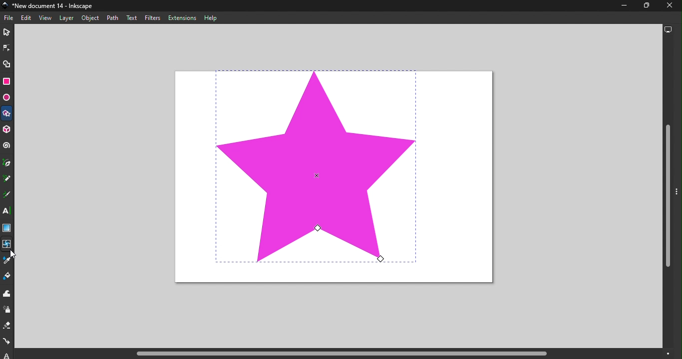  Describe the element at coordinates (10, 18) in the screenshot. I see `File` at that location.